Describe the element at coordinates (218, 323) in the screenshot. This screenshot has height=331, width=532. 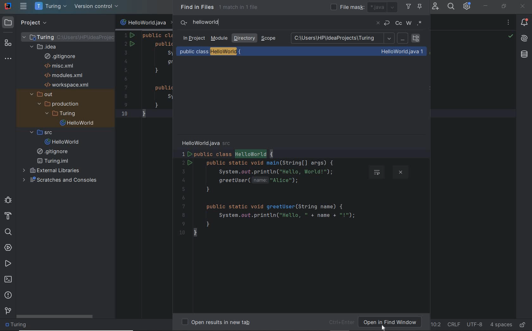
I see `open results in new tab` at that location.